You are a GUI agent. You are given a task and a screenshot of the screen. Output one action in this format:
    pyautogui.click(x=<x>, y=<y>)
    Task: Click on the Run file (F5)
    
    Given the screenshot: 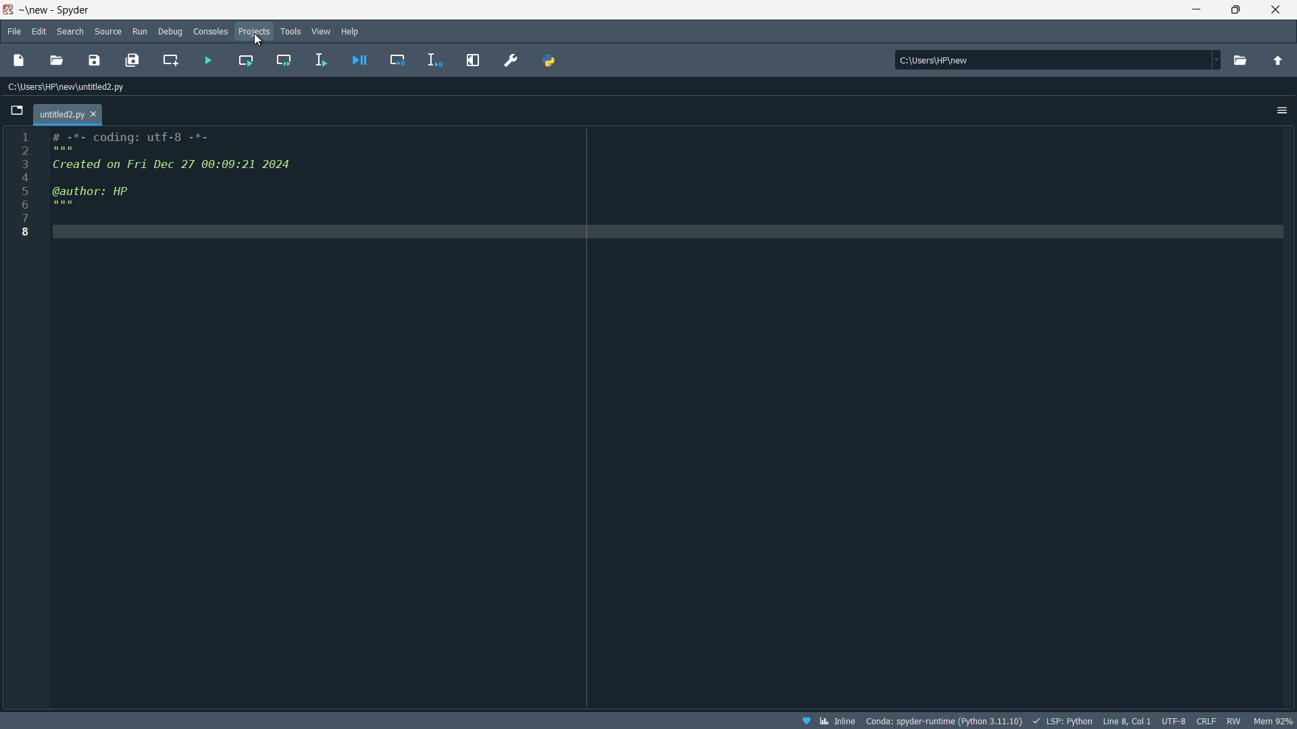 What is the action you would take?
    pyautogui.click(x=203, y=58)
    